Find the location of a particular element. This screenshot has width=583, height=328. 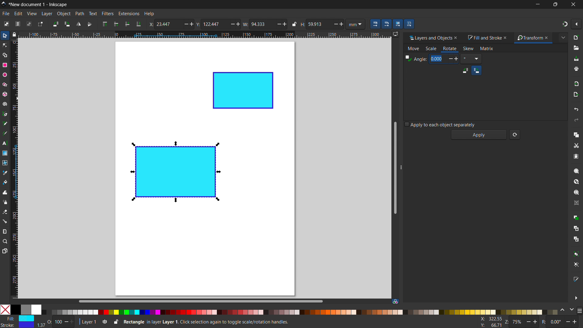

select all is located at coordinates (6, 24).